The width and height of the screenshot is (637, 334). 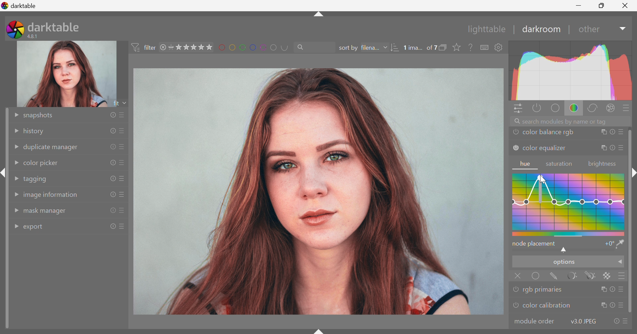 What do you see at coordinates (556, 277) in the screenshot?
I see `drawn mask` at bounding box center [556, 277].